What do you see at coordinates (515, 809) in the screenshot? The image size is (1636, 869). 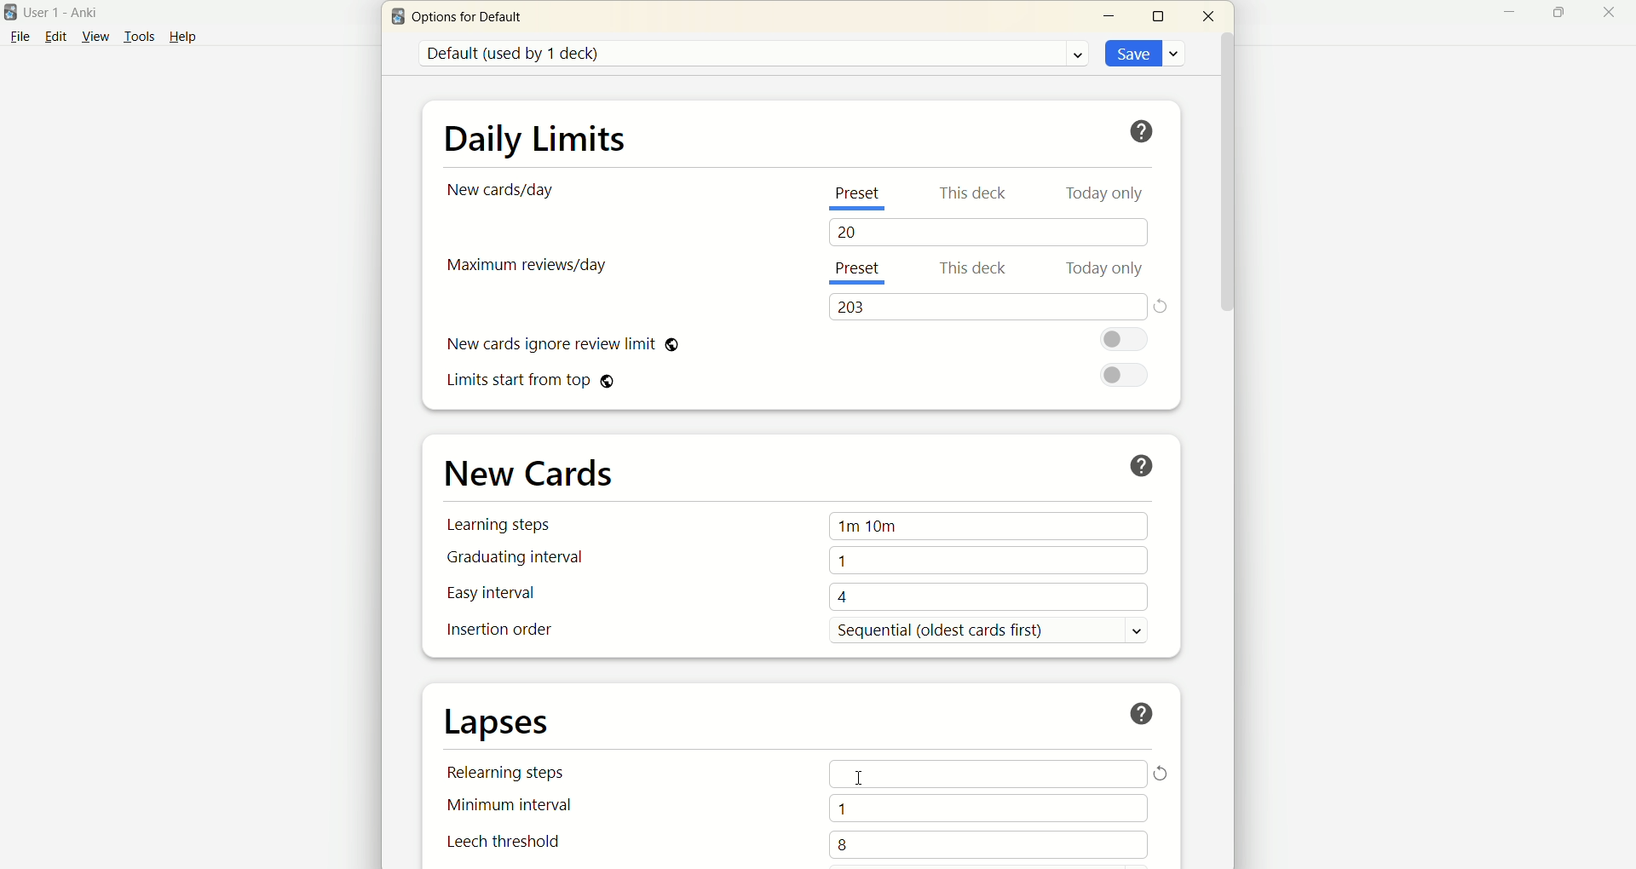 I see `minimum interval` at bounding box center [515, 809].